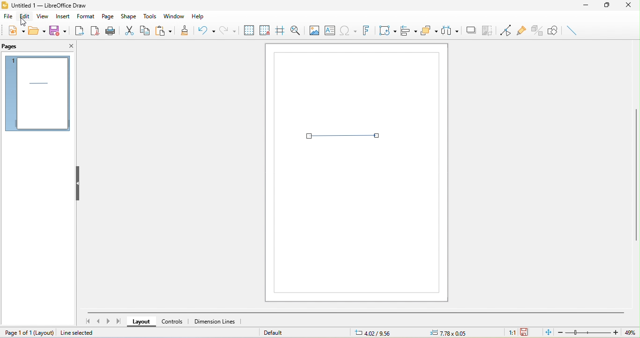 This screenshot has width=640, height=338. I want to click on format, so click(86, 15).